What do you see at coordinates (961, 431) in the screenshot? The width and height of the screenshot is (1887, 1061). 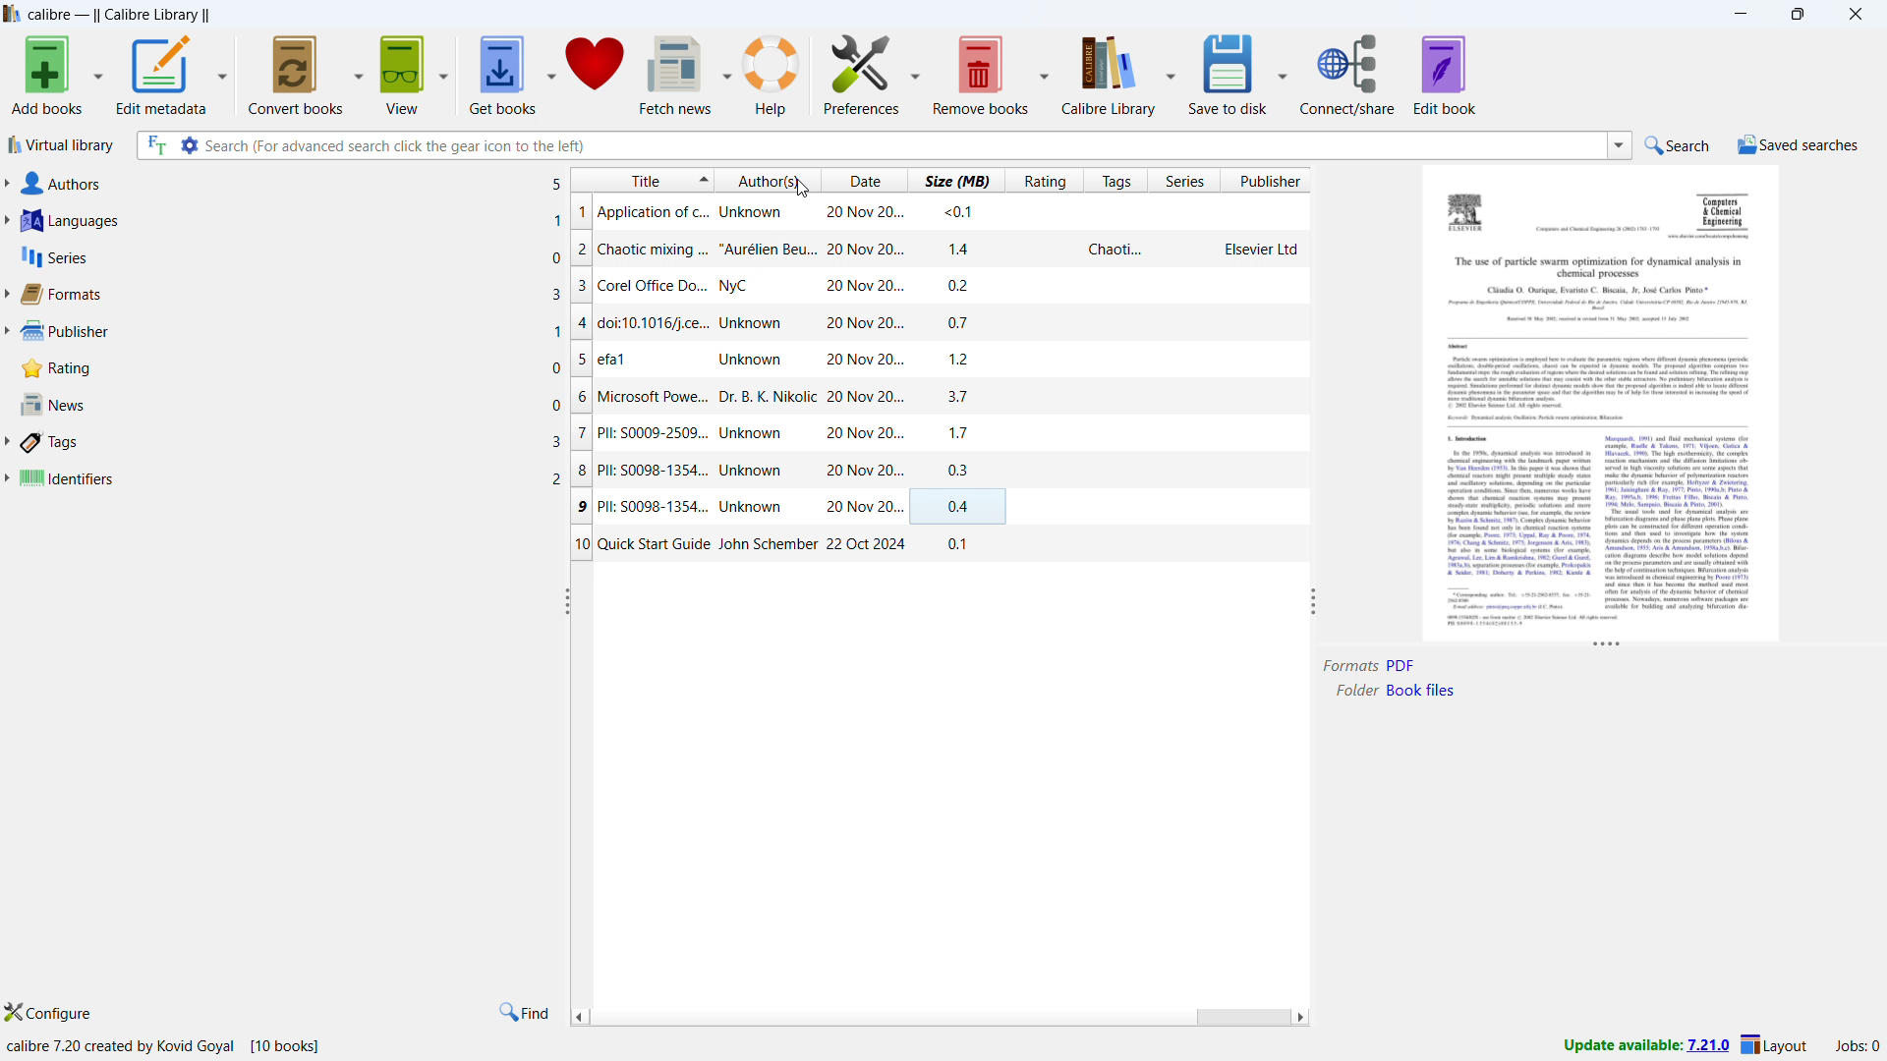 I see `17` at bounding box center [961, 431].